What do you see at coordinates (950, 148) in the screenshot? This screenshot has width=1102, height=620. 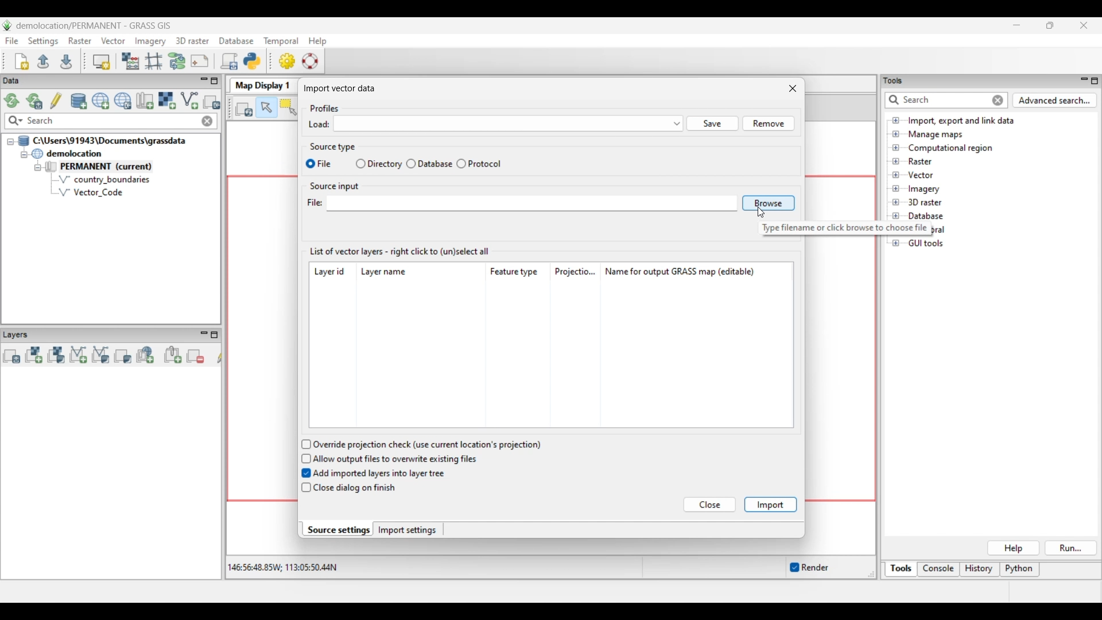 I see `Double click to see files under Computational region` at bounding box center [950, 148].